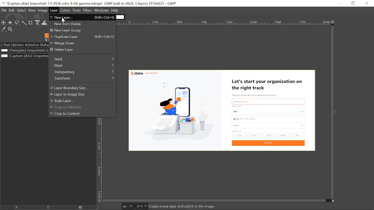 The image size is (374, 210). Describe the element at coordinates (119, 17) in the screenshot. I see `Other tab` at that location.